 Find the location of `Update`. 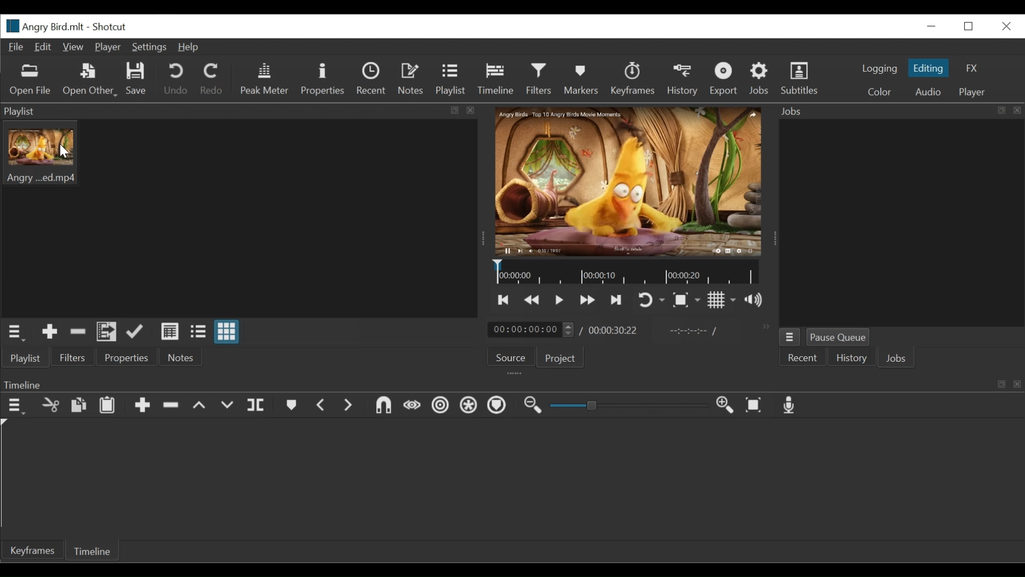

Update is located at coordinates (135, 331).